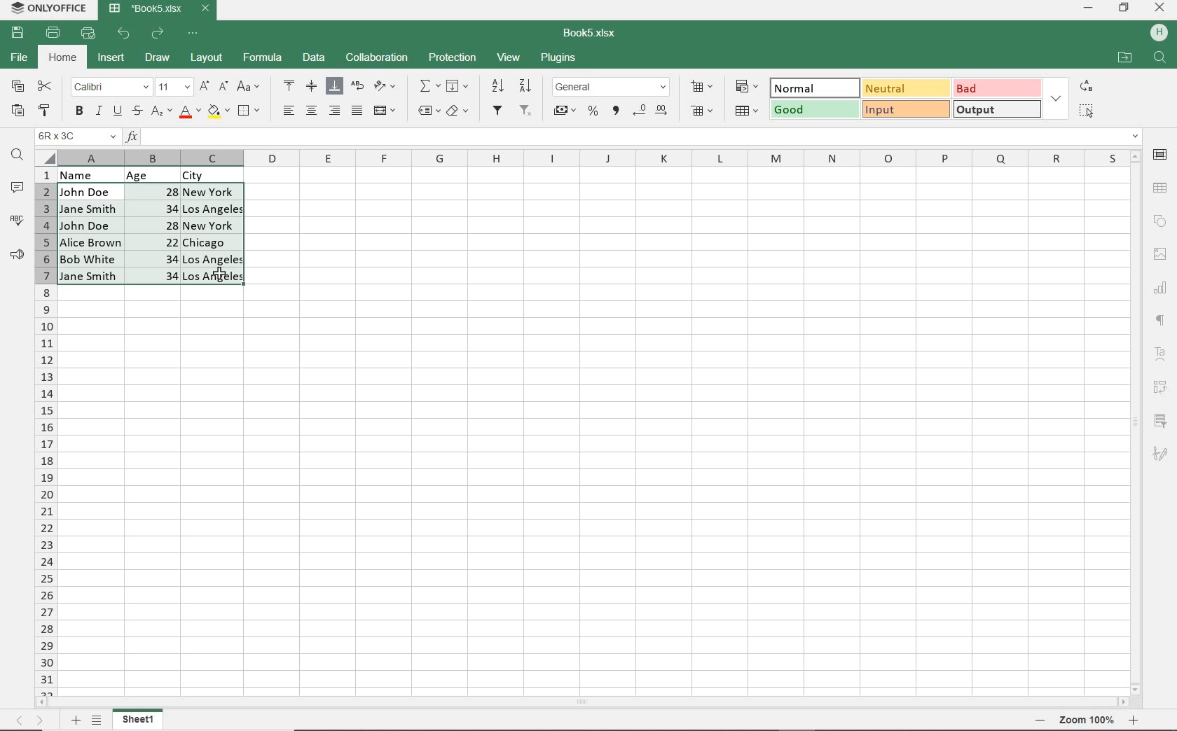  Describe the element at coordinates (1056, 98) in the screenshot. I see `EXPAND` at that location.